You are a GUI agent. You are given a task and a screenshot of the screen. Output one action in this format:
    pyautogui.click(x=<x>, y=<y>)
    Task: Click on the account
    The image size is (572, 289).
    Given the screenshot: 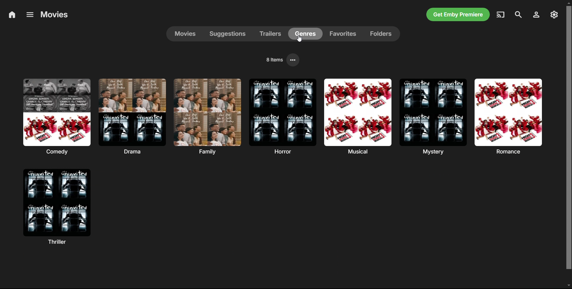 What is the action you would take?
    pyautogui.click(x=536, y=15)
    